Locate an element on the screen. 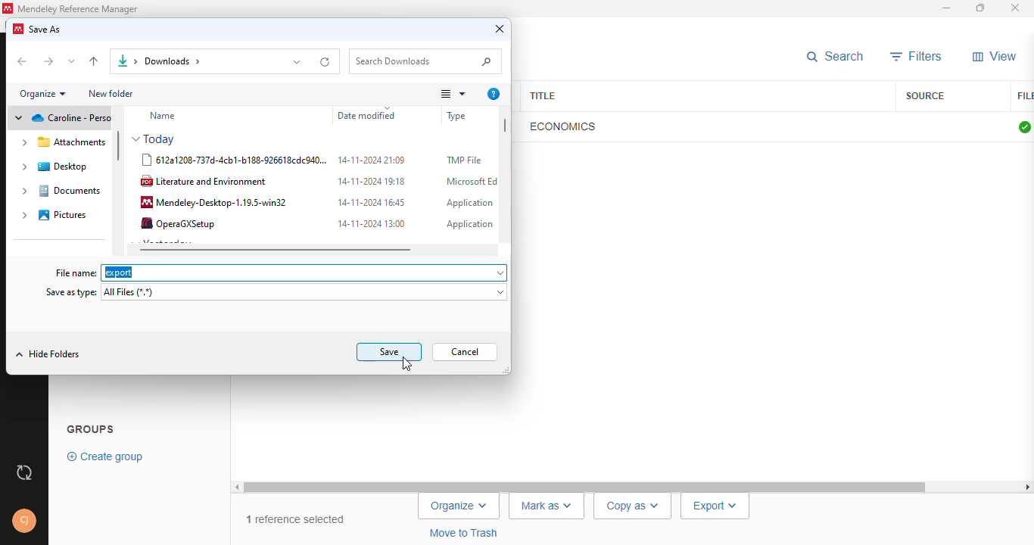 Image resolution: width=1034 pixels, height=545 pixels. back is located at coordinates (21, 61).